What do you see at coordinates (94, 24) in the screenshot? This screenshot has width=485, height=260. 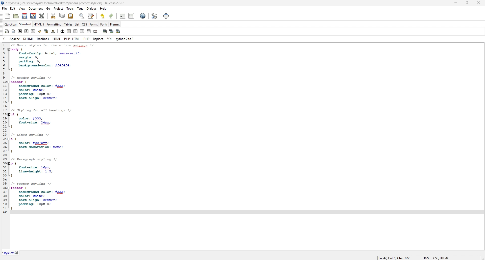 I see `forms` at bounding box center [94, 24].